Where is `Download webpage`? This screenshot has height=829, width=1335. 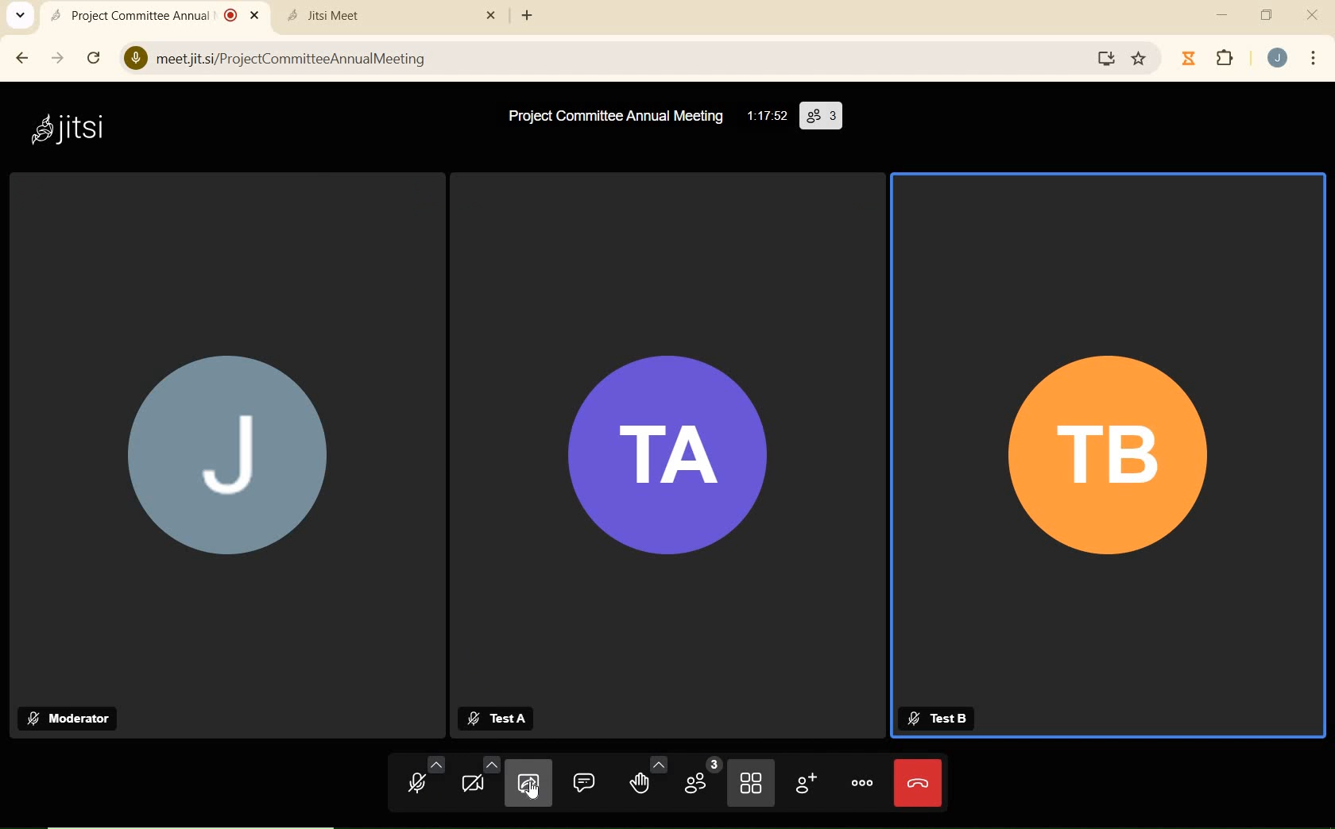 Download webpage is located at coordinates (1108, 59).